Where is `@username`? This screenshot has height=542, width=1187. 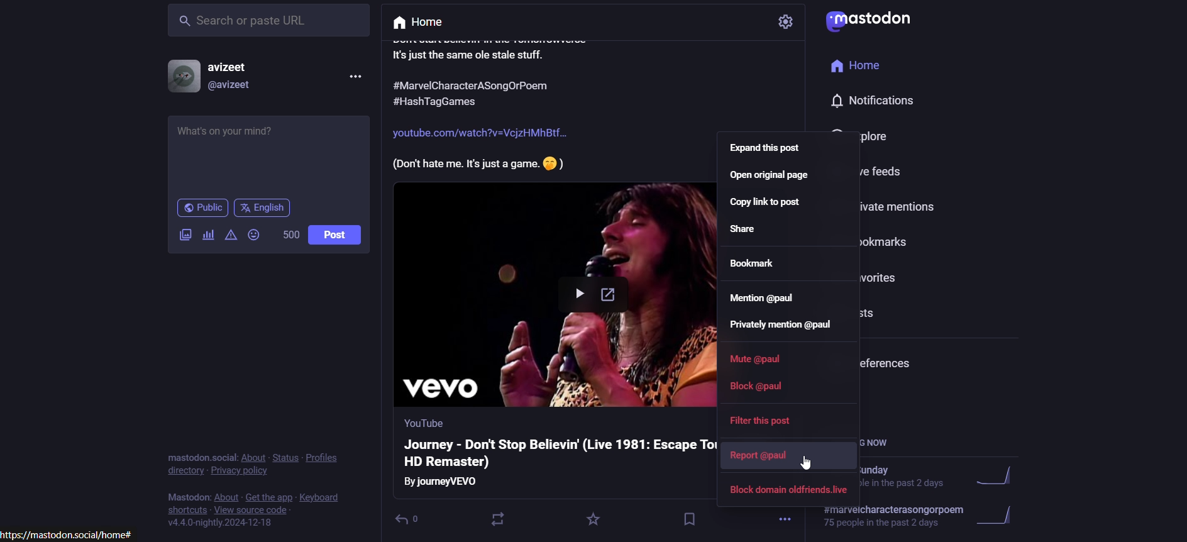 @username is located at coordinates (230, 88).